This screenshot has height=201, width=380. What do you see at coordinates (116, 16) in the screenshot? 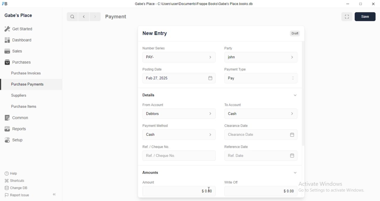
I see `Payment` at bounding box center [116, 16].